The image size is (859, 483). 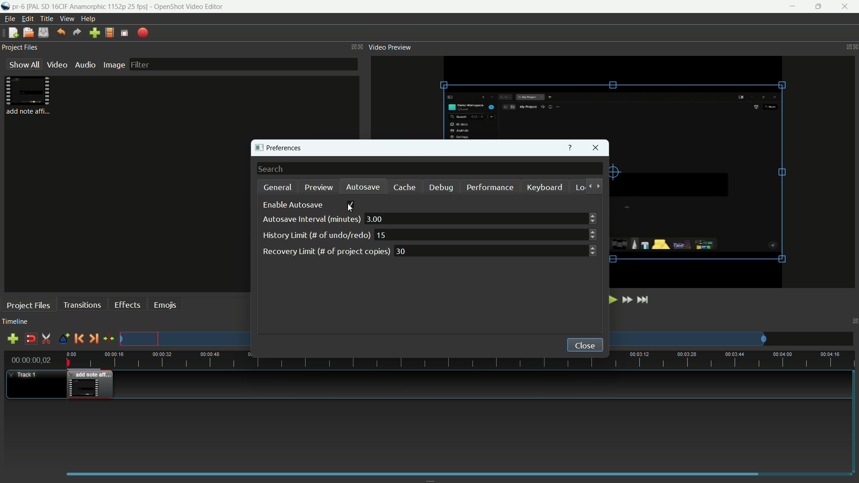 What do you see at coordinates (817, 7) in the screenshot?
I see `maximize` at bounding box center [817, 7].